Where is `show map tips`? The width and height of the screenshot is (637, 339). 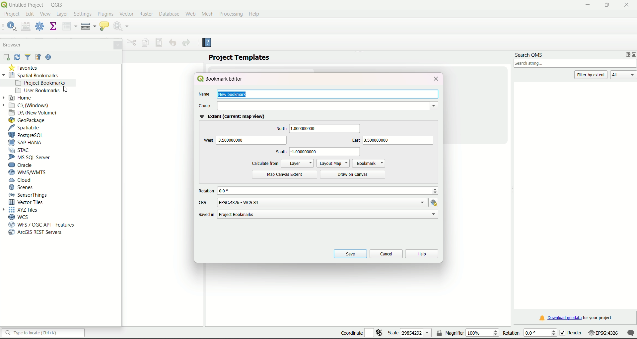
show map tips is located at coordinates (104, 27).